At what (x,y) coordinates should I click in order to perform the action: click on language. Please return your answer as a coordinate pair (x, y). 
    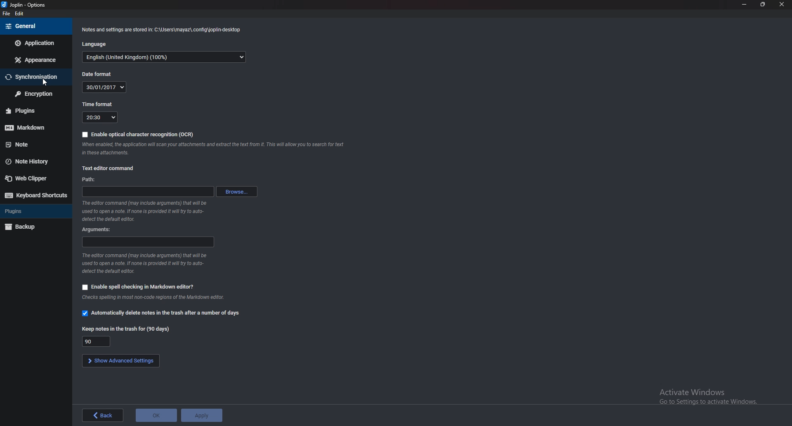
    Looking at the image, I should click on (165, 57).